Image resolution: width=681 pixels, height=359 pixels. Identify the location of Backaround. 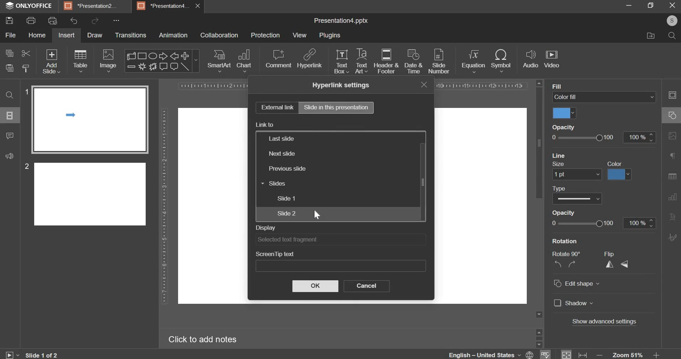
(571, 86).